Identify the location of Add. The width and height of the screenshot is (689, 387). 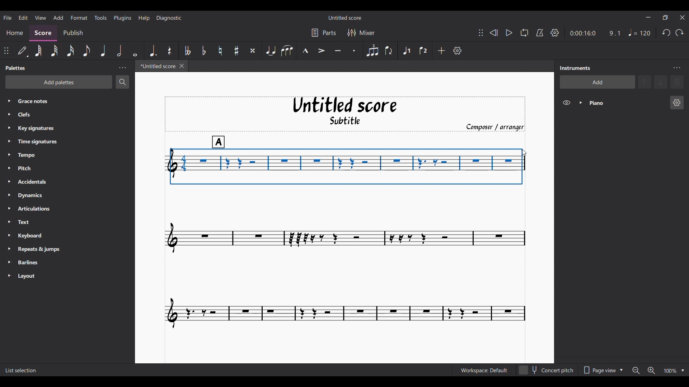
(441, 51).